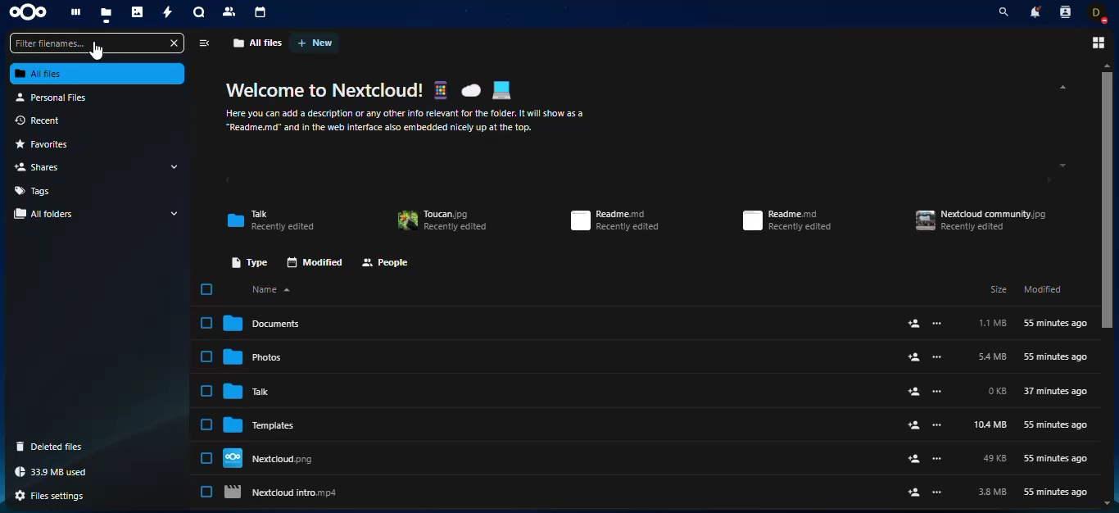 Image resolution: width=1119 pixels, height=513 pixels. Describe the element at coordinates (1107, 201) in the screenshot. I see `scroll bar` at that location.